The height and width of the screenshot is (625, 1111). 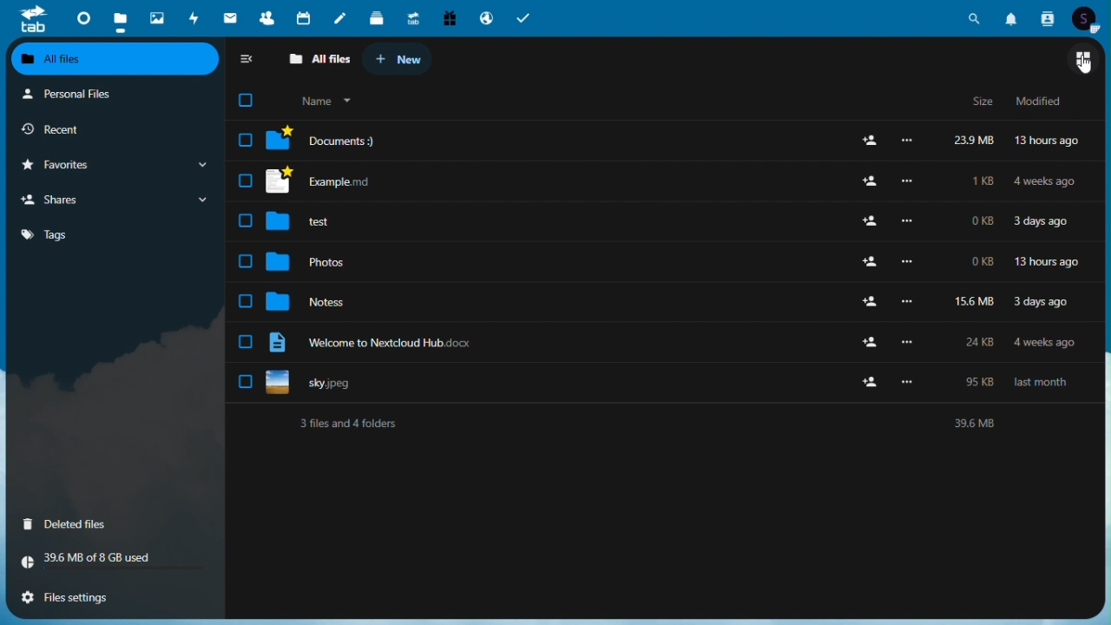 I want to click on mail, so click(x=230, y=16).